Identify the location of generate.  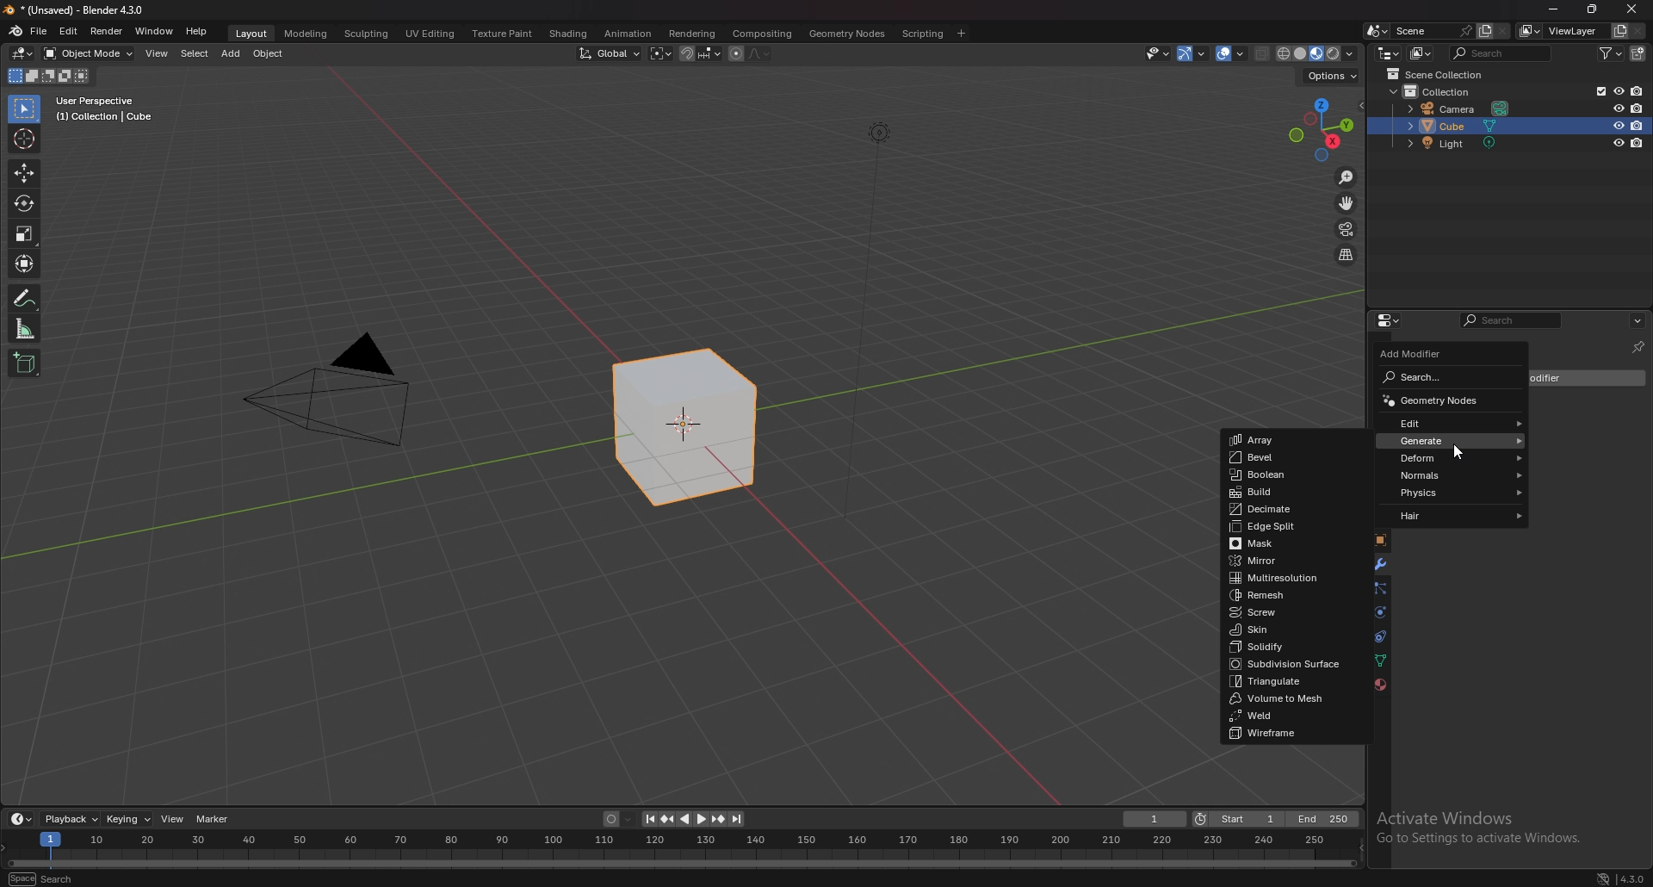
(1454, 440).